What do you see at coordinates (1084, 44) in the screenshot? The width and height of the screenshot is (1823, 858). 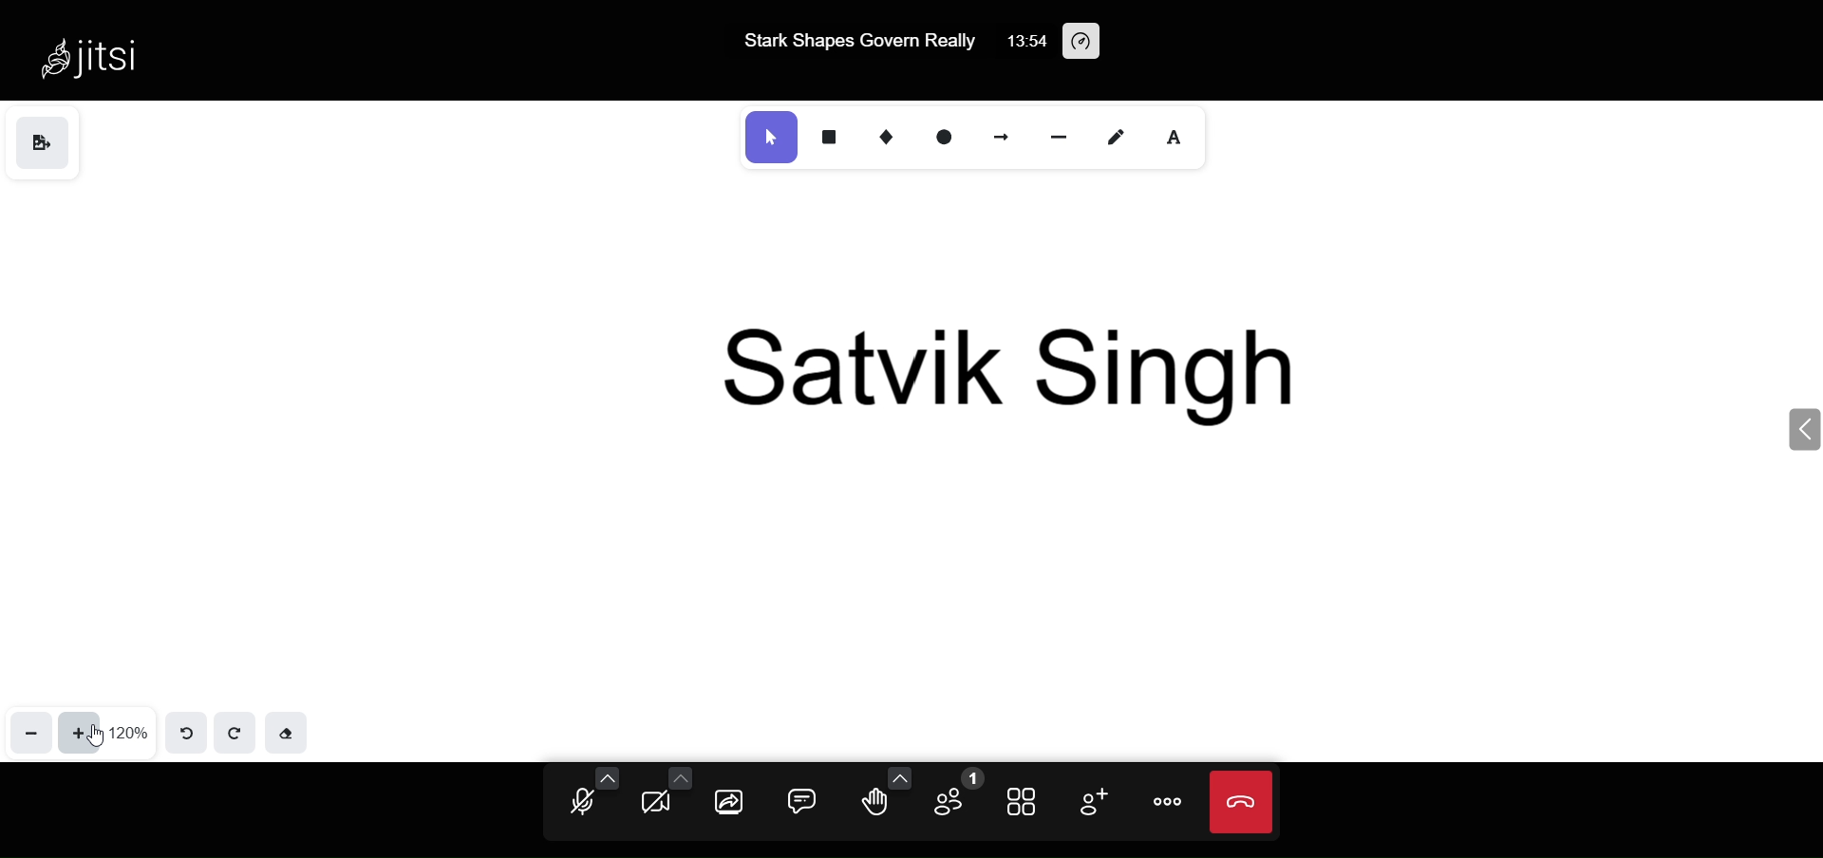 I see `performance setting` at bounding box center [1084, 44].